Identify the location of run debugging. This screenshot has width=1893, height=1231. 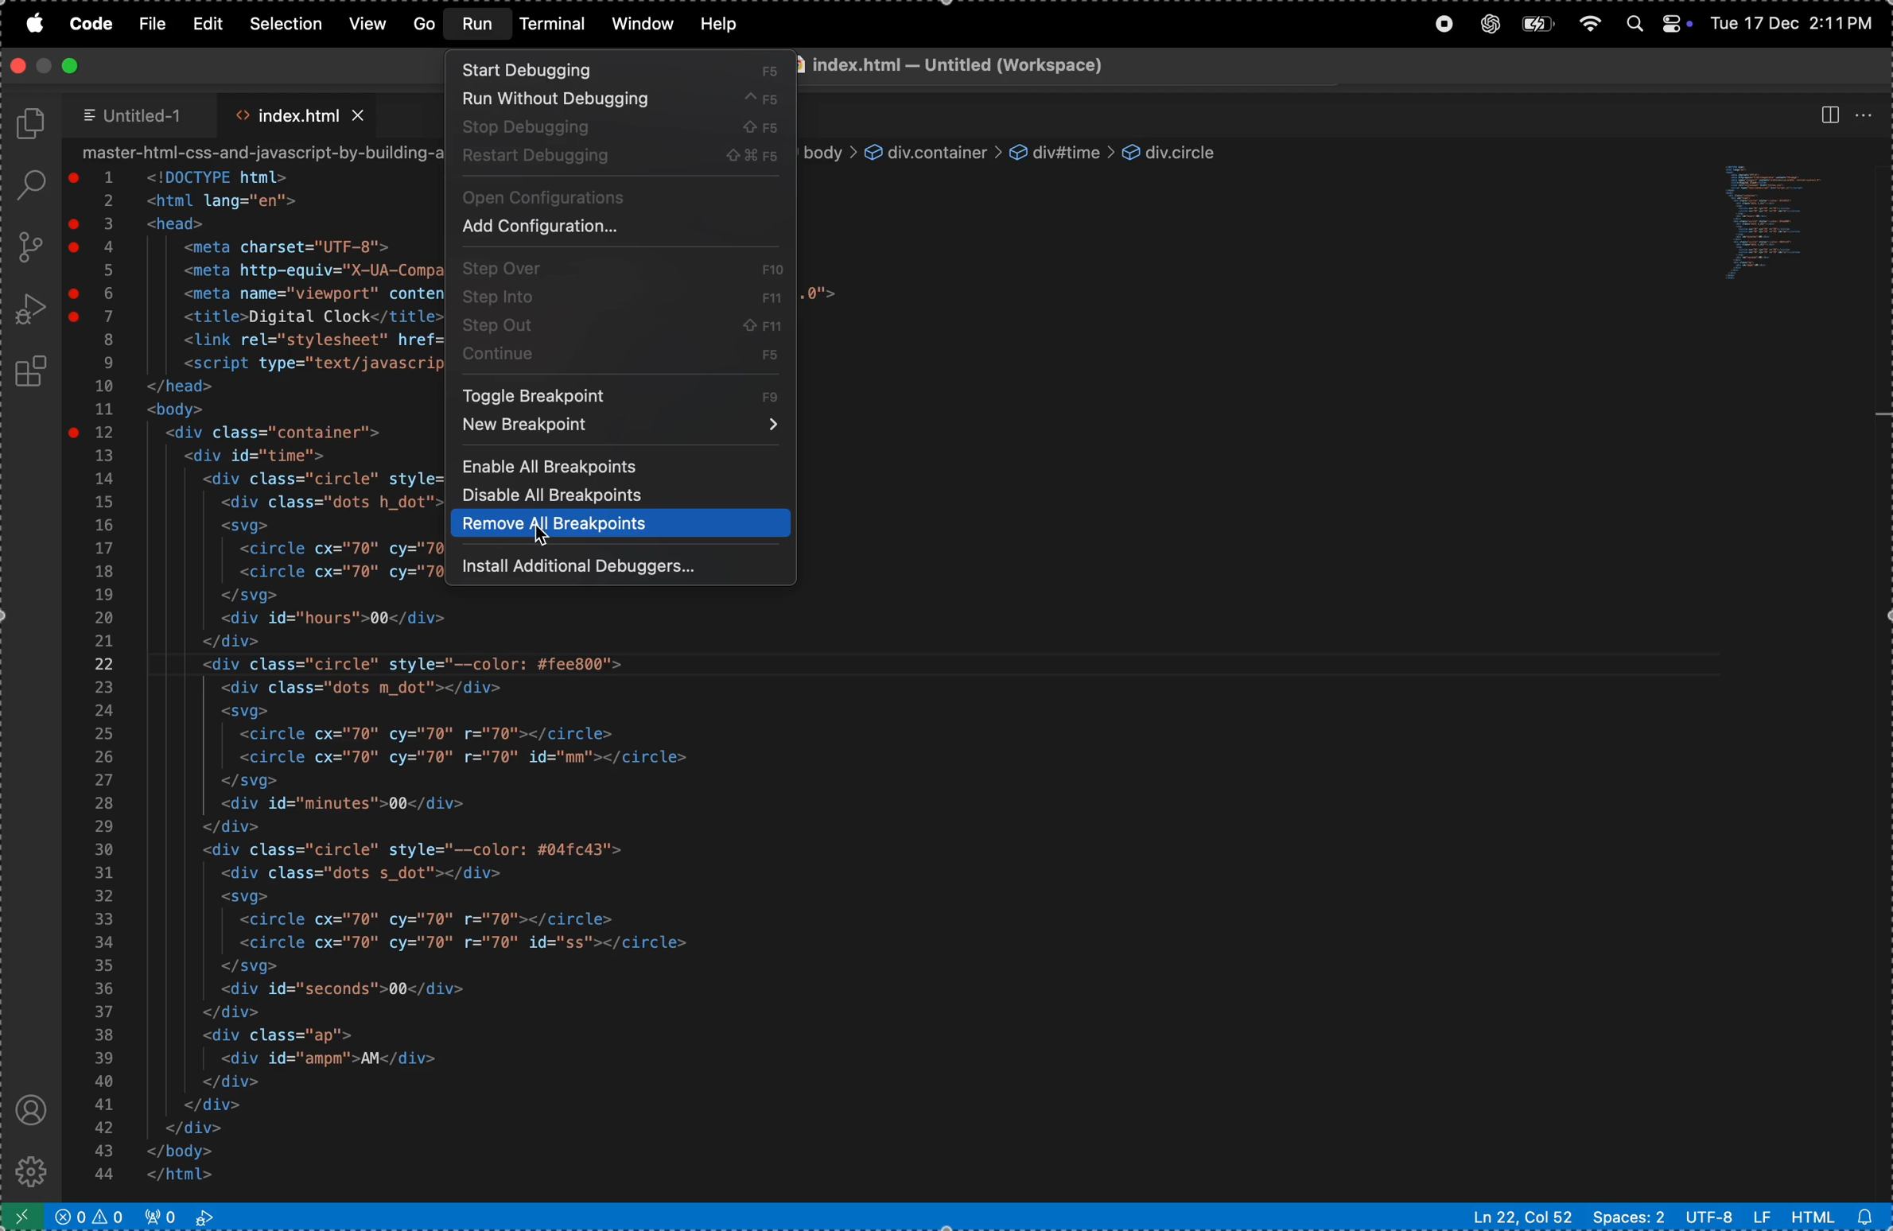
(621, 100).